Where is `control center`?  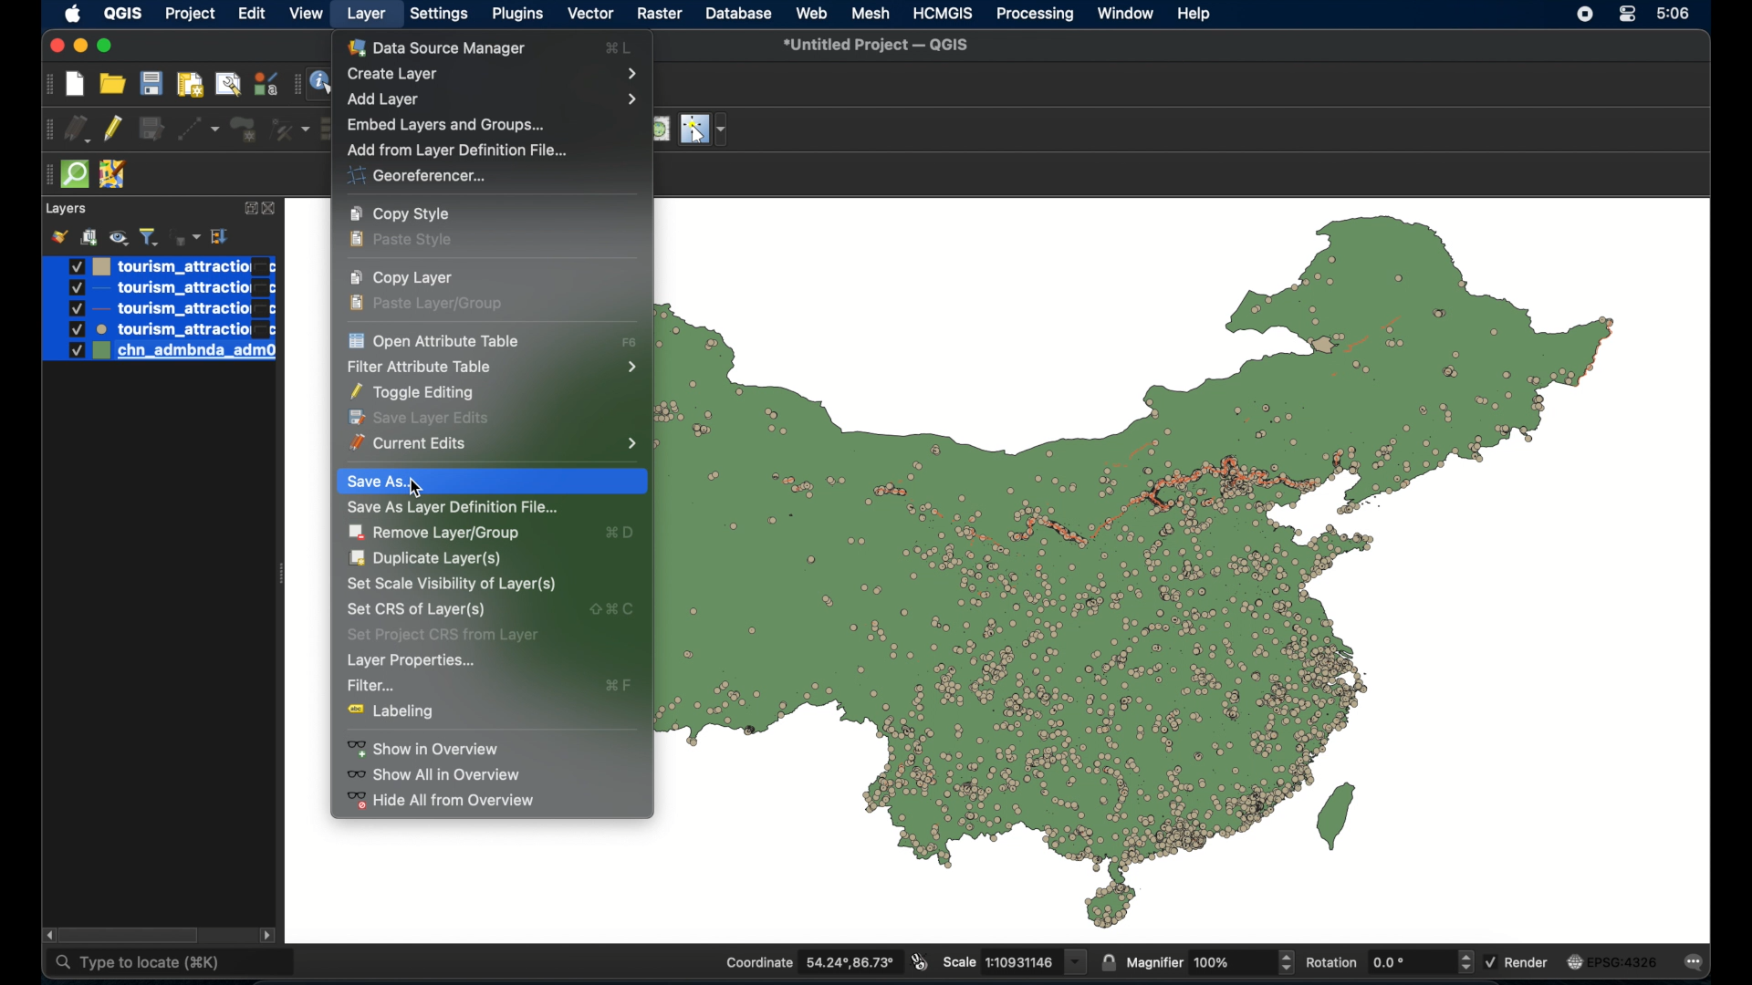 control center is located at coordinates (1631, 16).